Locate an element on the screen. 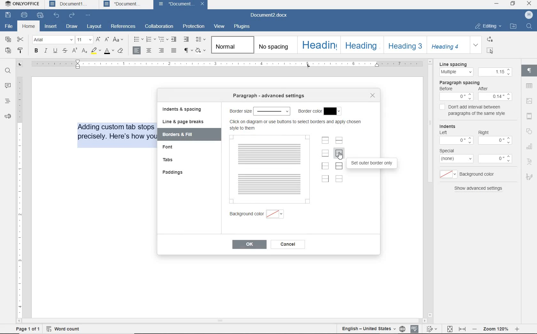 Image resolution: width=537 pixels, height=334 pixels. highlight color is located at coordinates (96, 51).